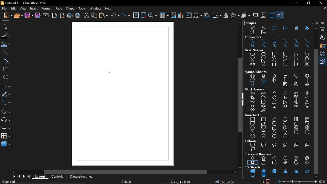  I want to click on Basic shapes, so click(323, 62).